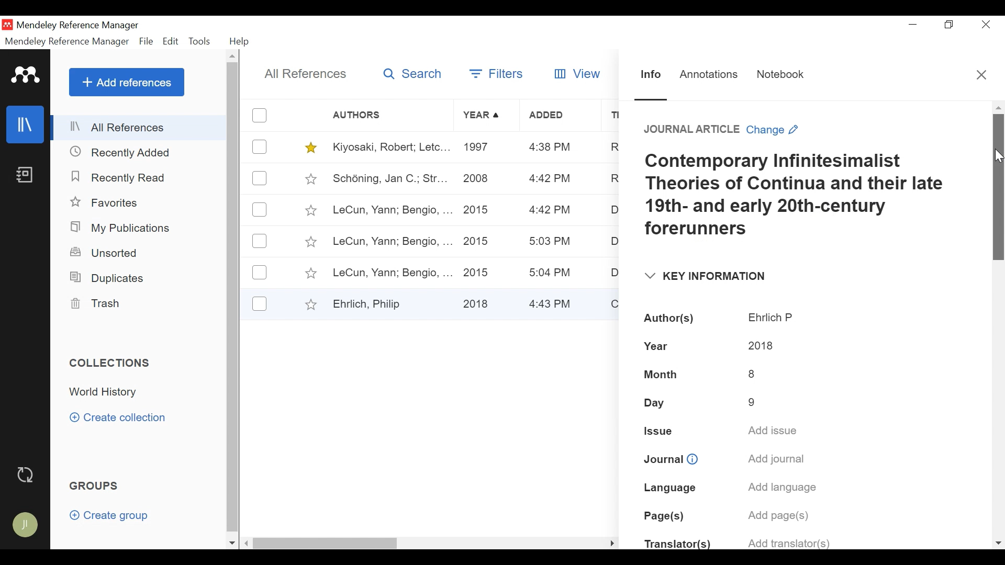 The width and height of the screenshot is (1005, 565). I want to click on Month, so click(662, 375).